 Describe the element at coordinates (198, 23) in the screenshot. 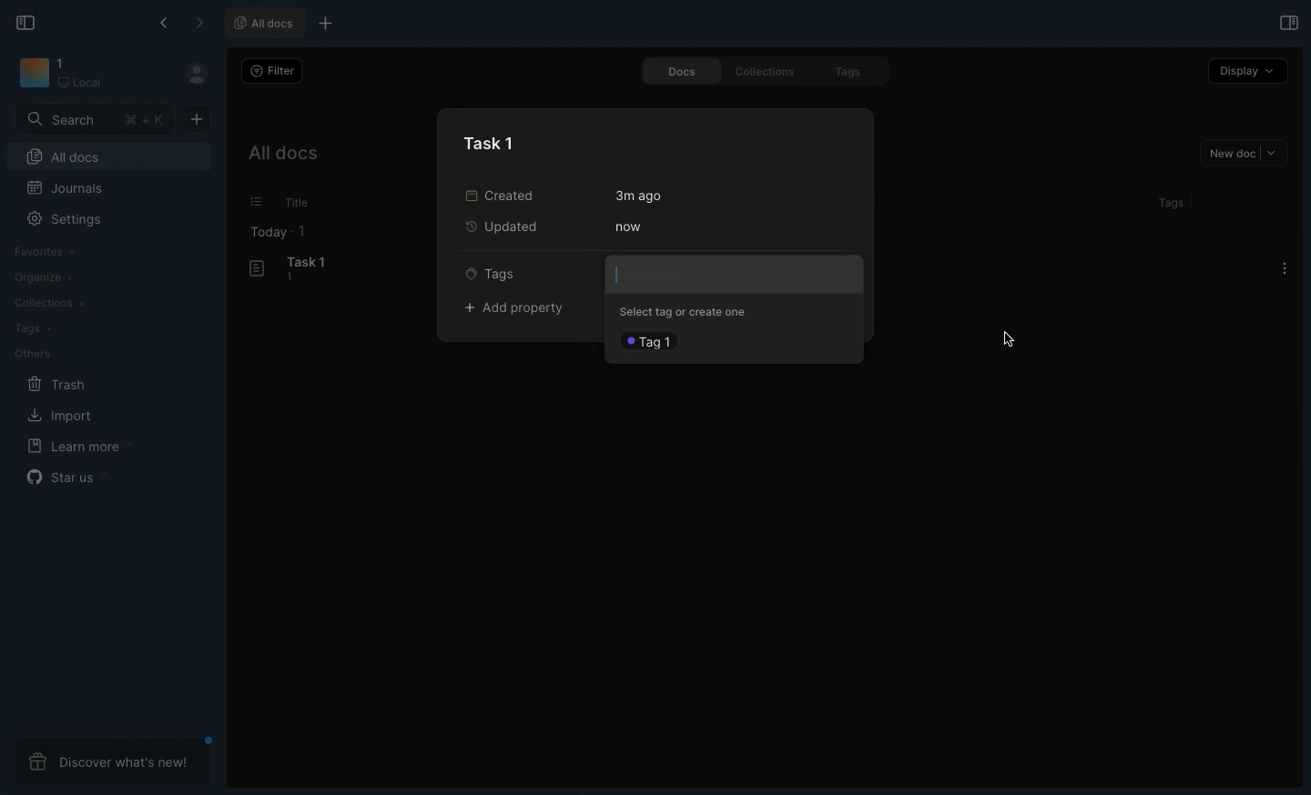

I see `Right arrow` at that location.